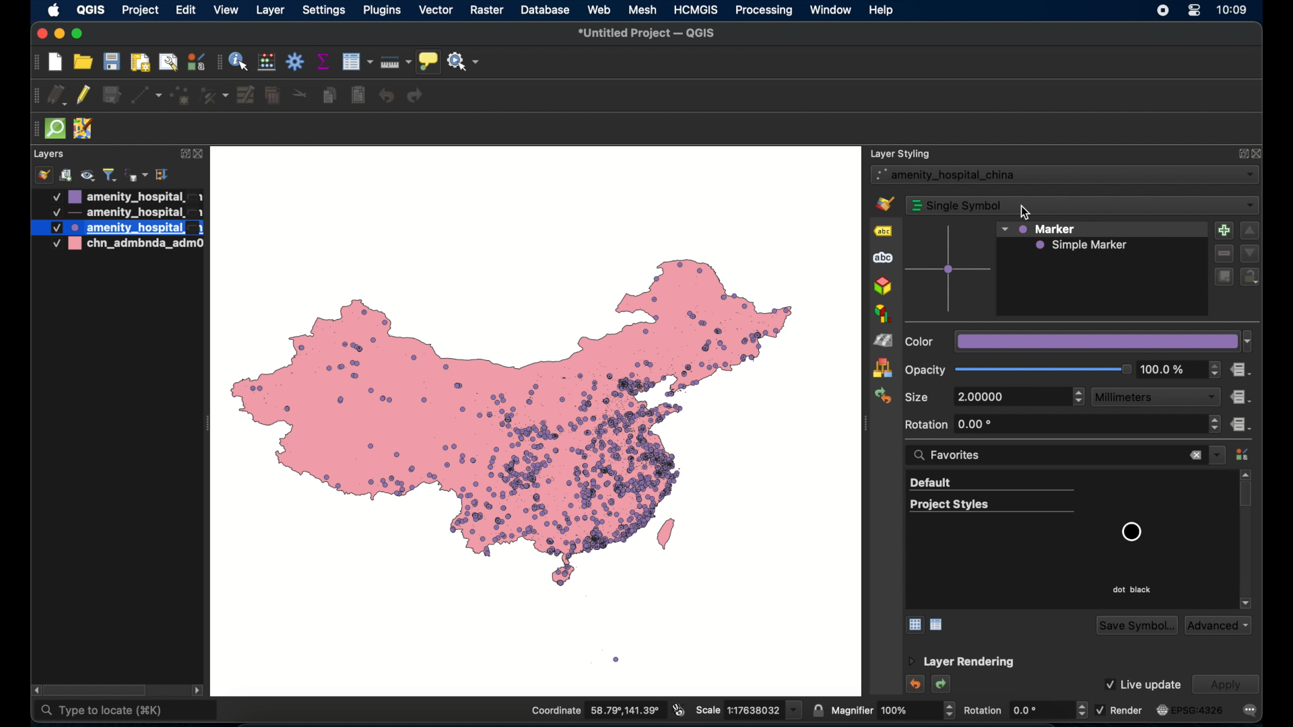 Image resolution: width=1293 pixels, height=727 pixels. Describe the element at coordinates (1020, 397) in the screenshot. I see `size stepper buttons` at that location.